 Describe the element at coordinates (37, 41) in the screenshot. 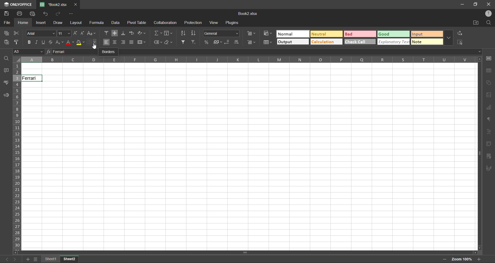

I see `italic` at that location.